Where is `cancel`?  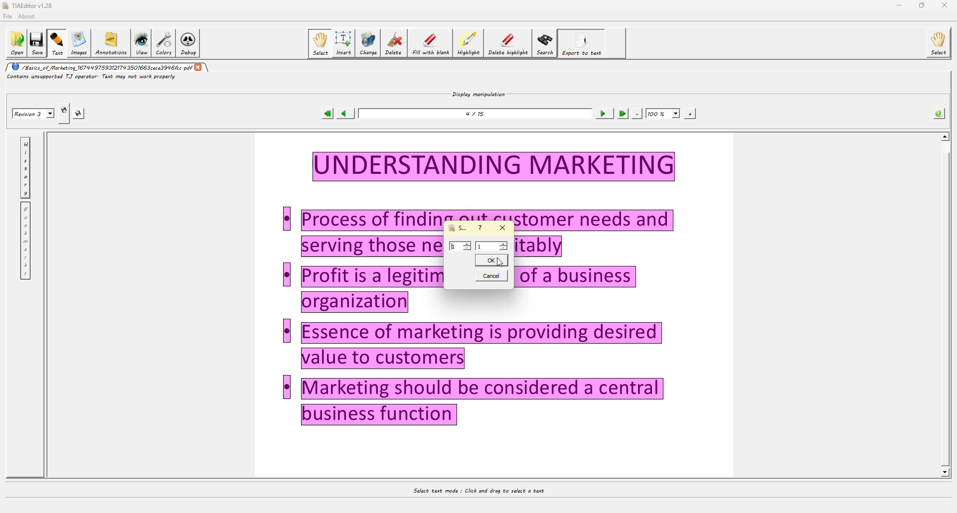
cancel is located at coordinates (492, 275).